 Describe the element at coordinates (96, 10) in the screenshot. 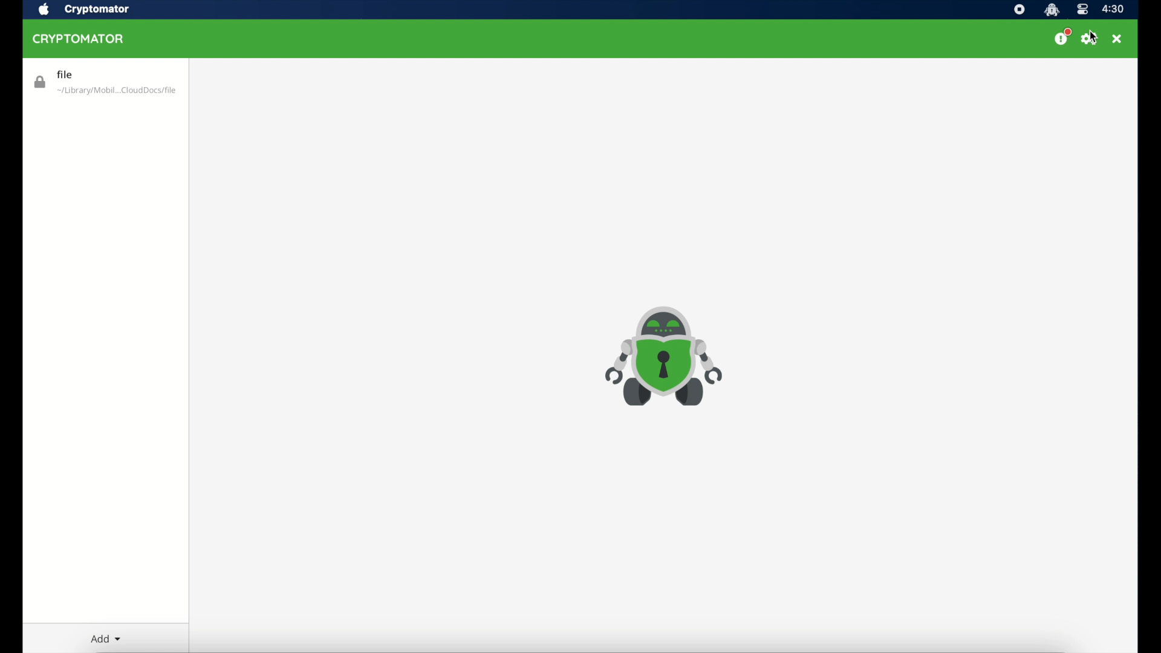

I see `crytomator` at that location.